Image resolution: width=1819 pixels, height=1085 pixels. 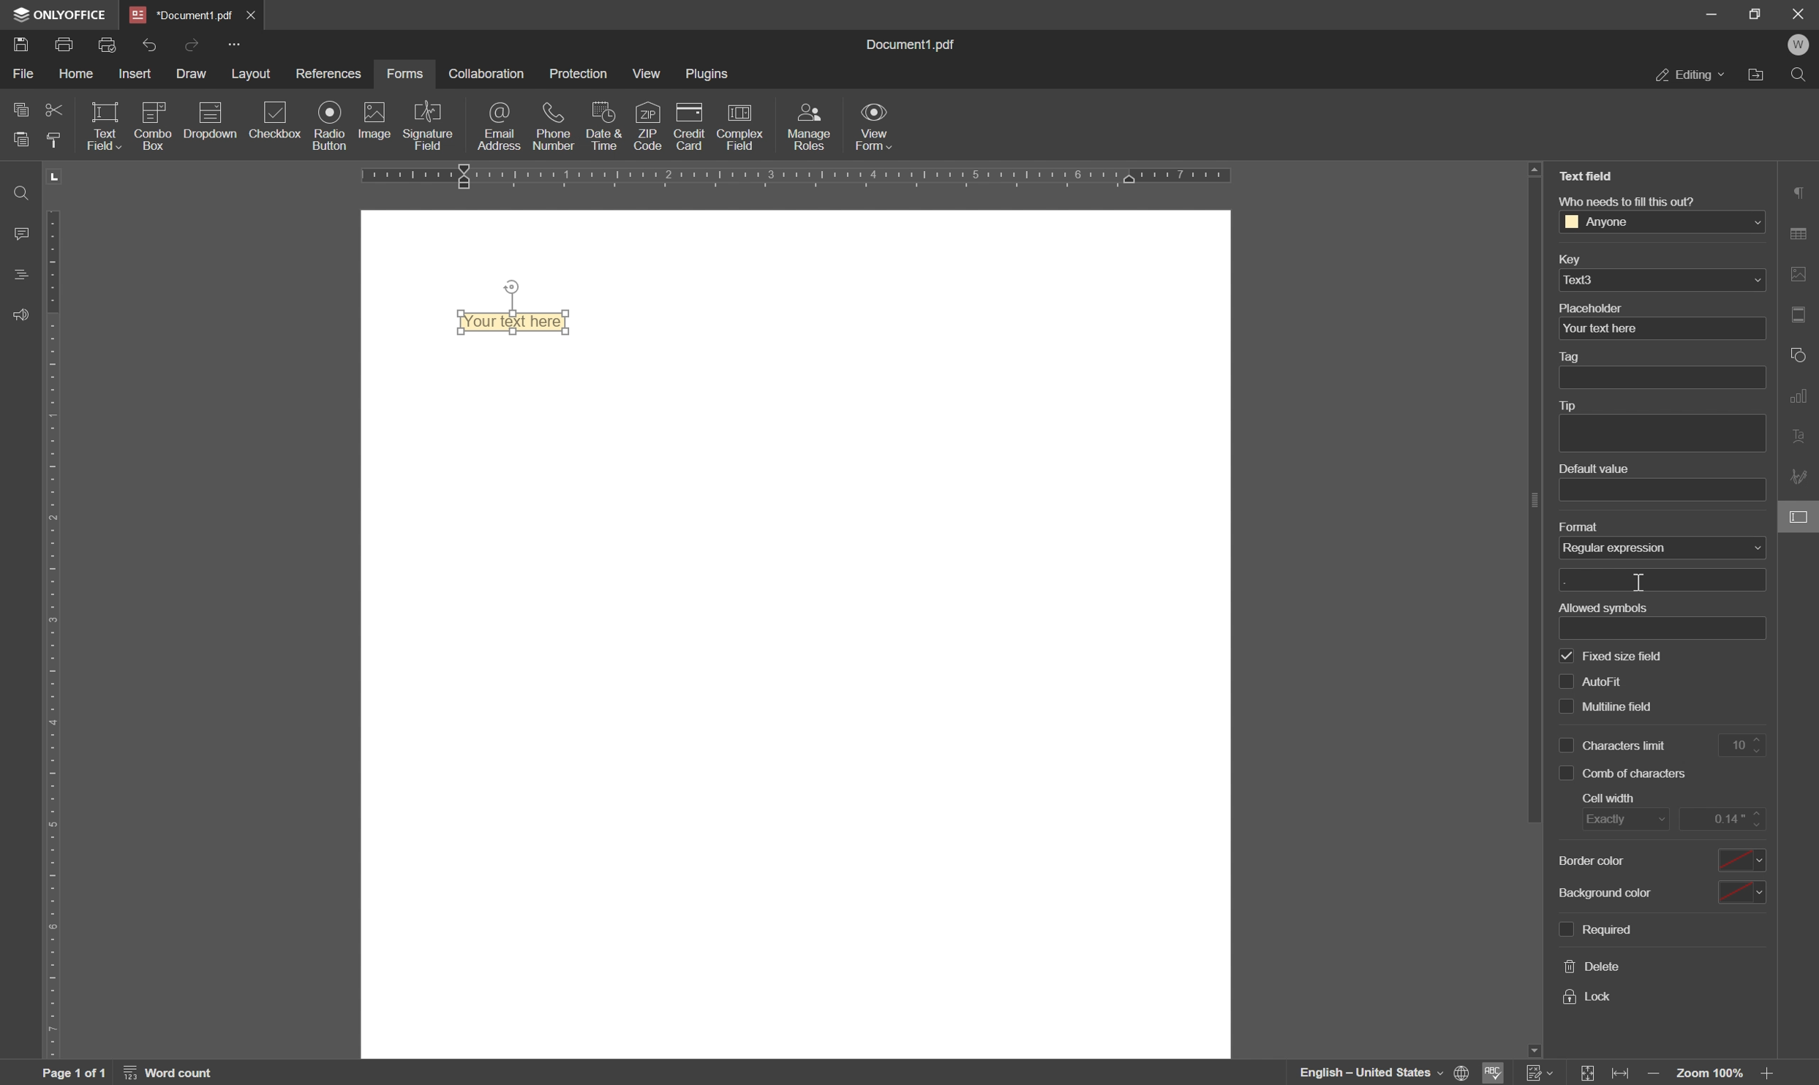 I want to click on select background color, so click(x=1743, y=891).